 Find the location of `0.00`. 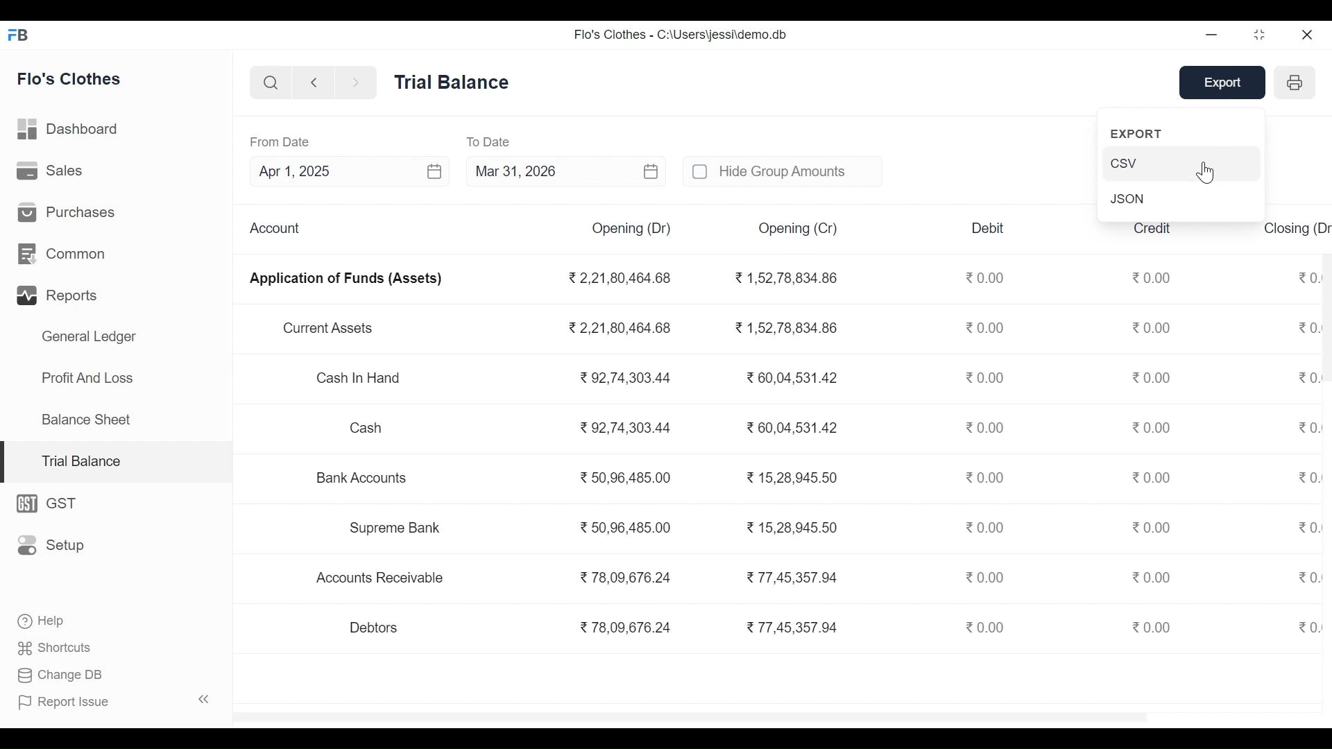

0.00 is located at coordinates (1306, 479).